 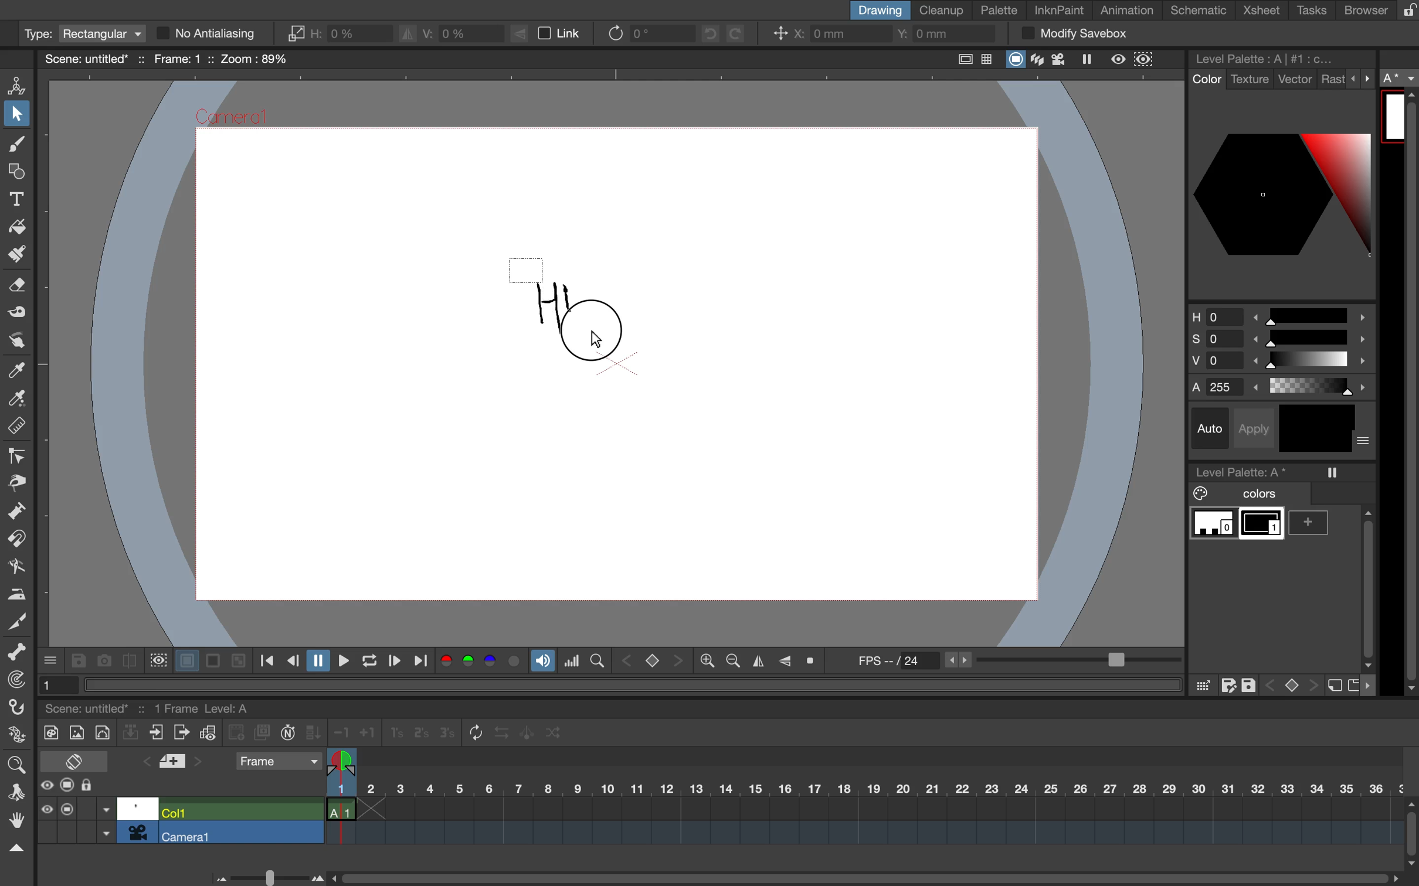 What do you see at coordinates (1000, 11) in the screenshot?
I see `palette` at bounding box center [1000, 11].